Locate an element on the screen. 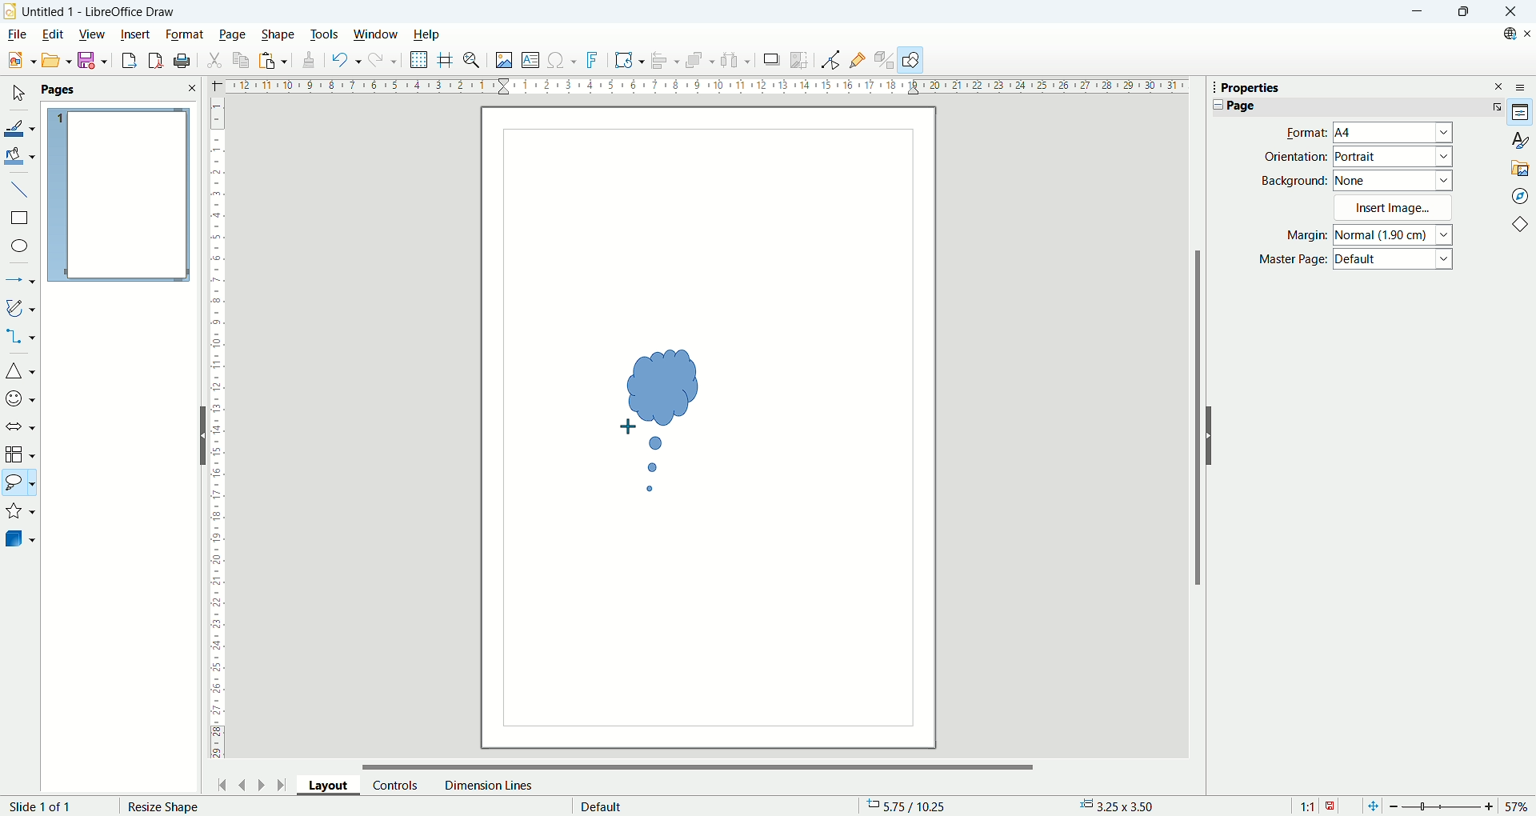 This screenshot has height=816, width=1536. Collapse is located at coordinates (1214, 105).